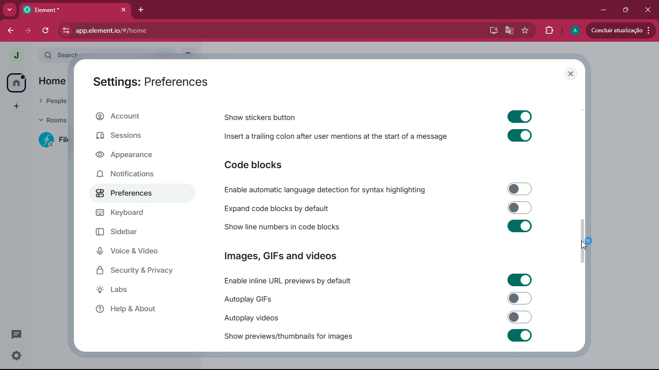 The height and width of the screenshot is (370, 659). Describe the element at coordinates (17, 56) in the screenshot. I see `profile picture` at that location.